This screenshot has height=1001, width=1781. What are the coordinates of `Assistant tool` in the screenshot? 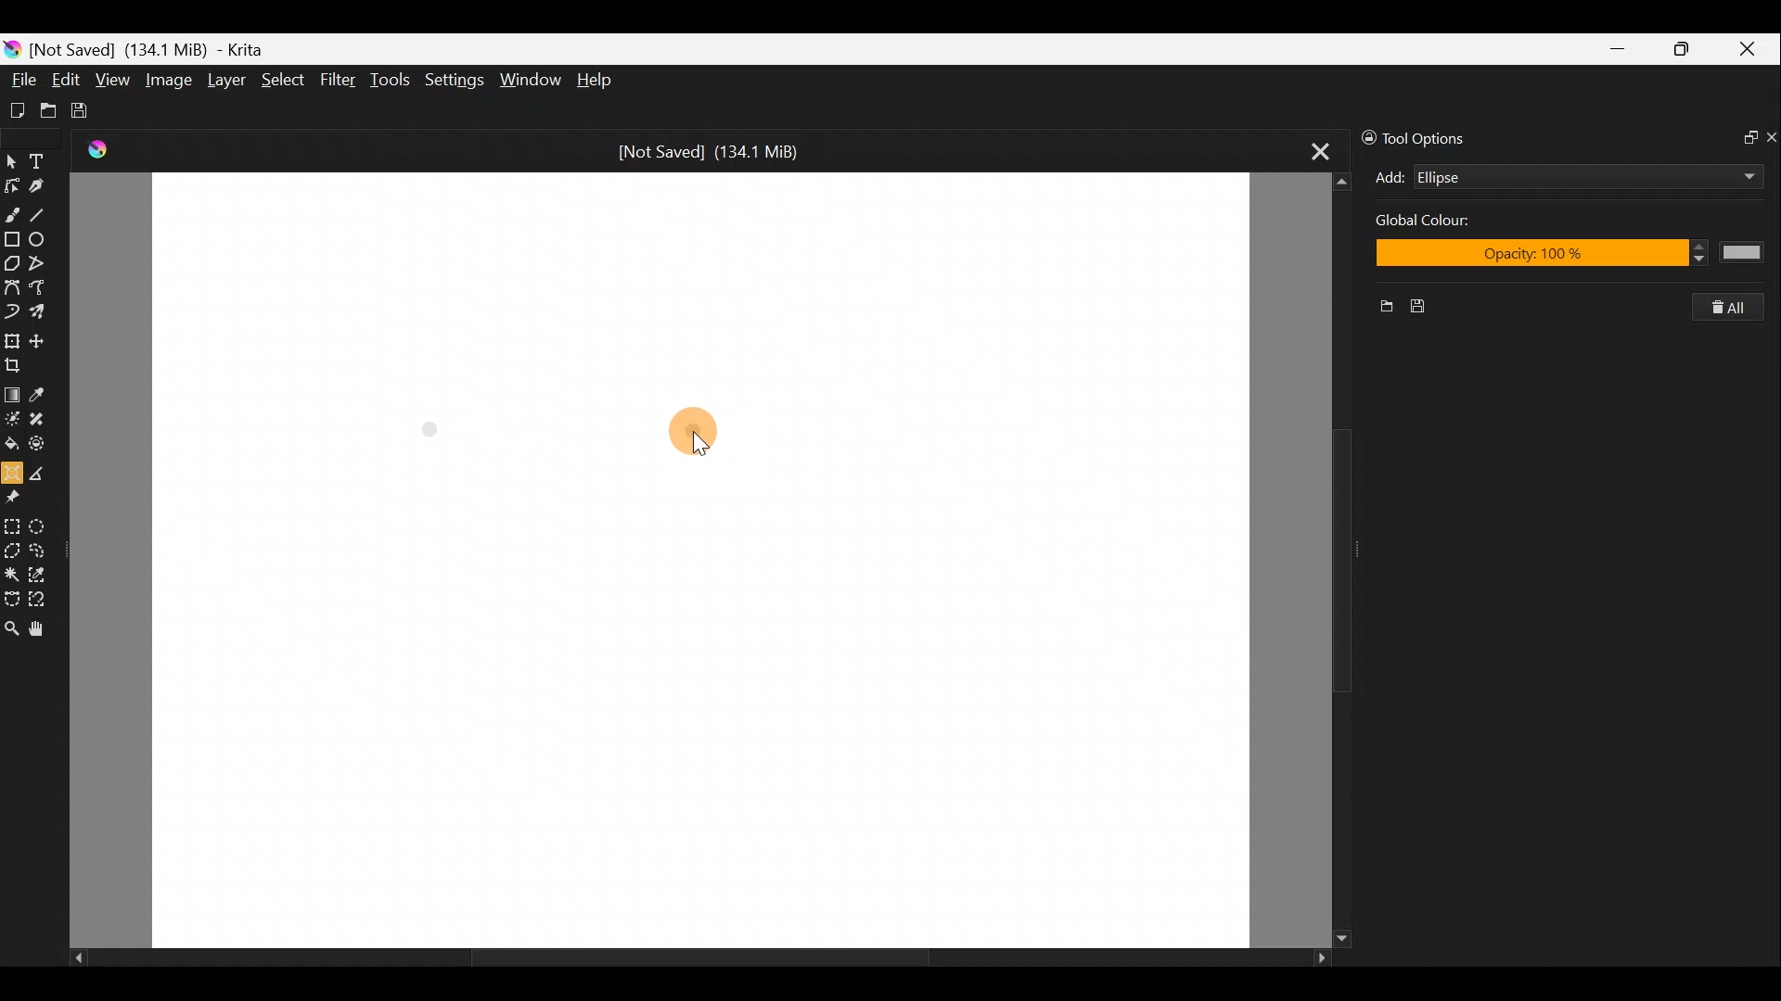 It's located at (12, 471).